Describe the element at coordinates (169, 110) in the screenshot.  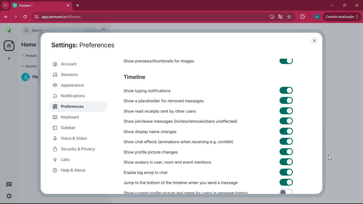
I see `show read receipts sent by other users` at that location.